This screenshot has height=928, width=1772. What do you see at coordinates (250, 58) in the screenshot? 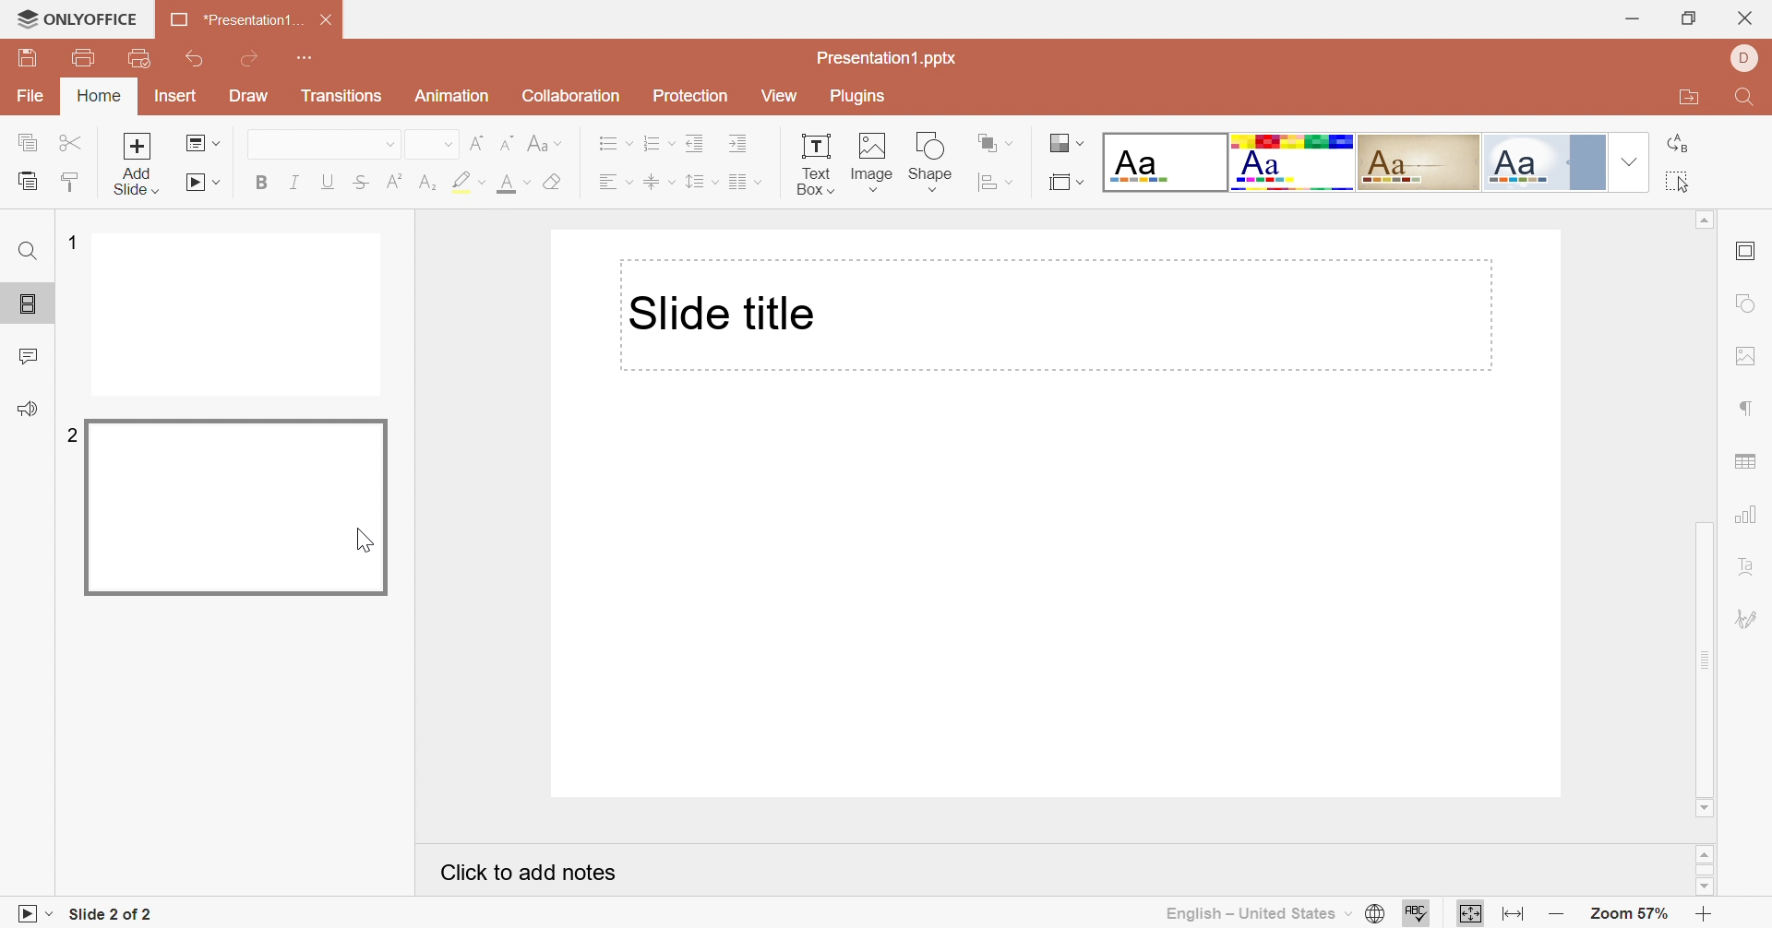
I see `Redo` at bounding box center [250, 58].